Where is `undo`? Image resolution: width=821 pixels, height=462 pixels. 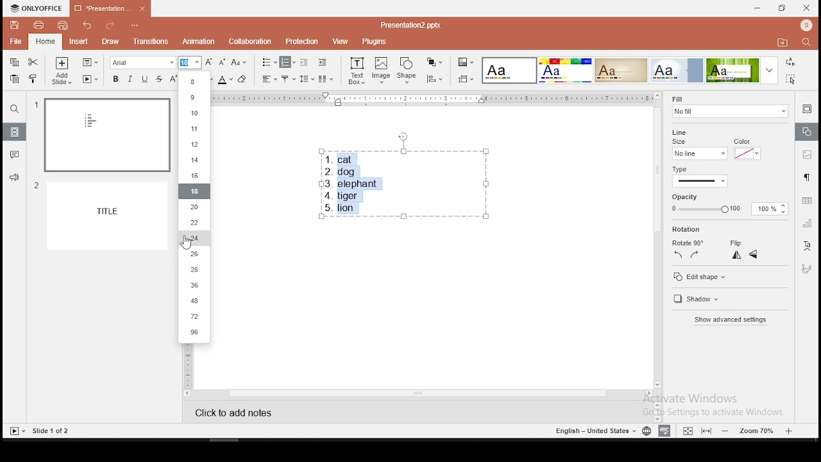 undo is located at coordinates (87, 25).